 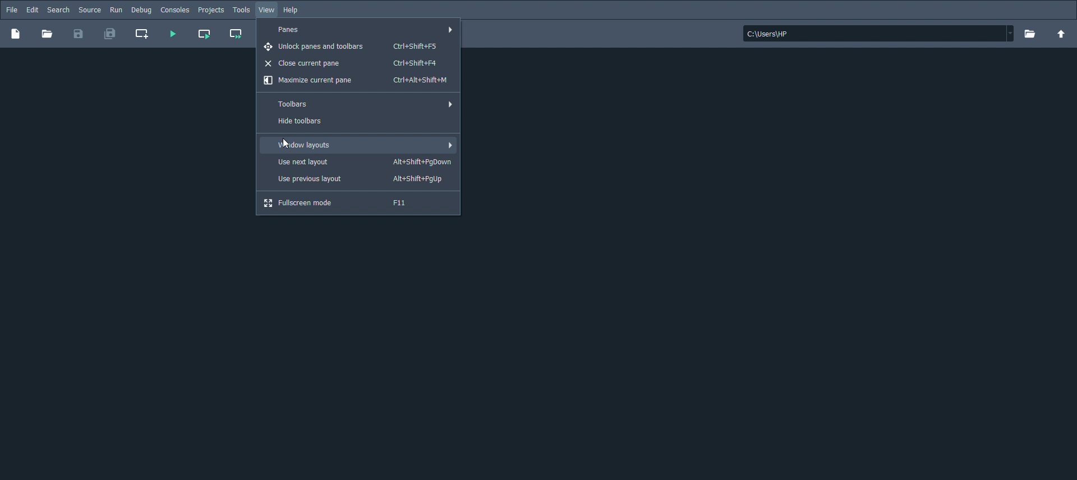 I want to click on Run , so click(x=116, y=10).